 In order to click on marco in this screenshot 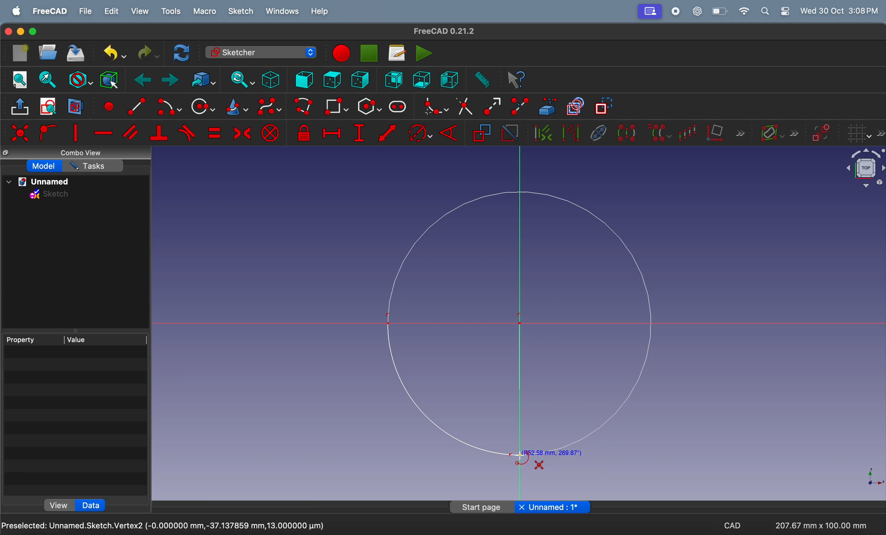, I will do `click(206, 12)`.